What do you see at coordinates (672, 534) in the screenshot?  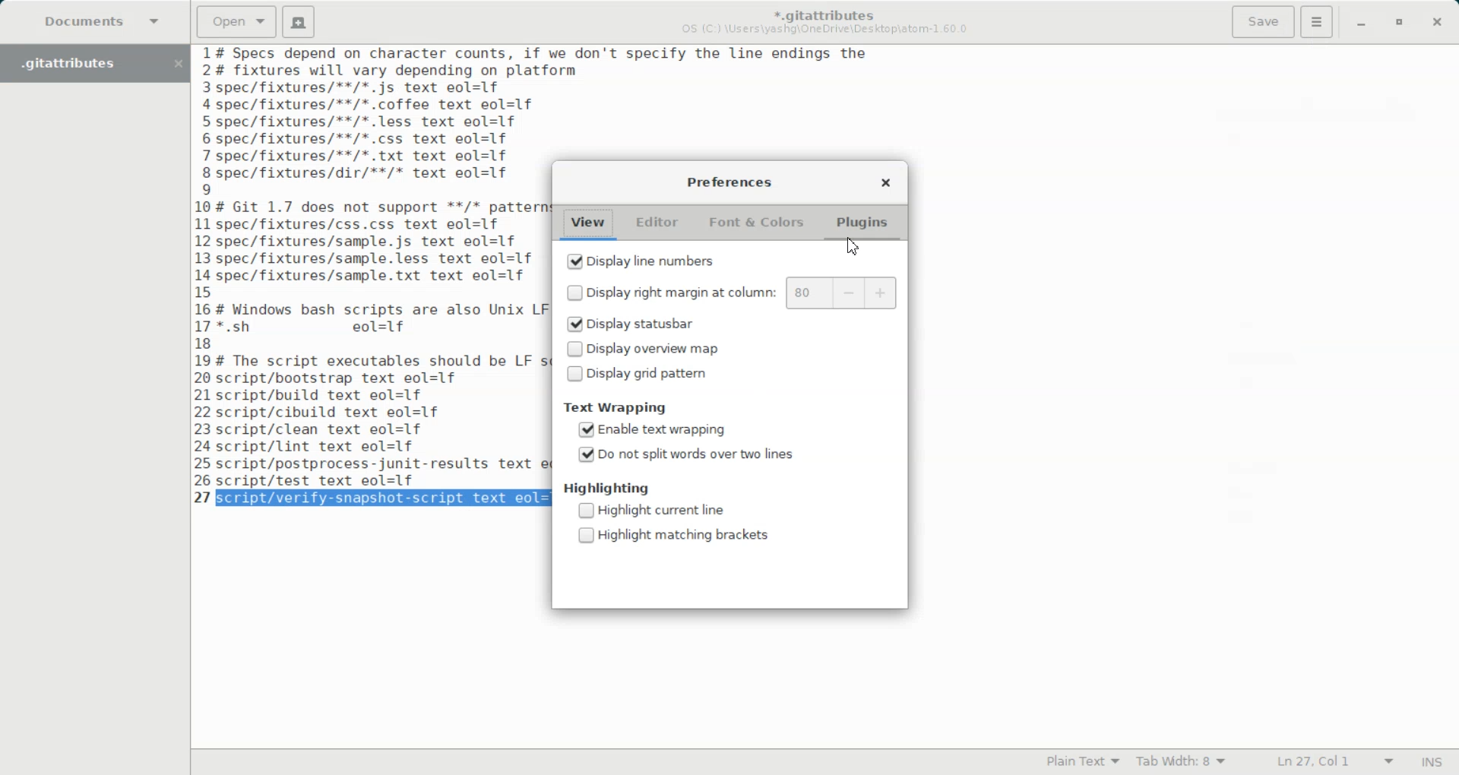 I see `Highlight matching brackets` at bounding box center [672, 534].